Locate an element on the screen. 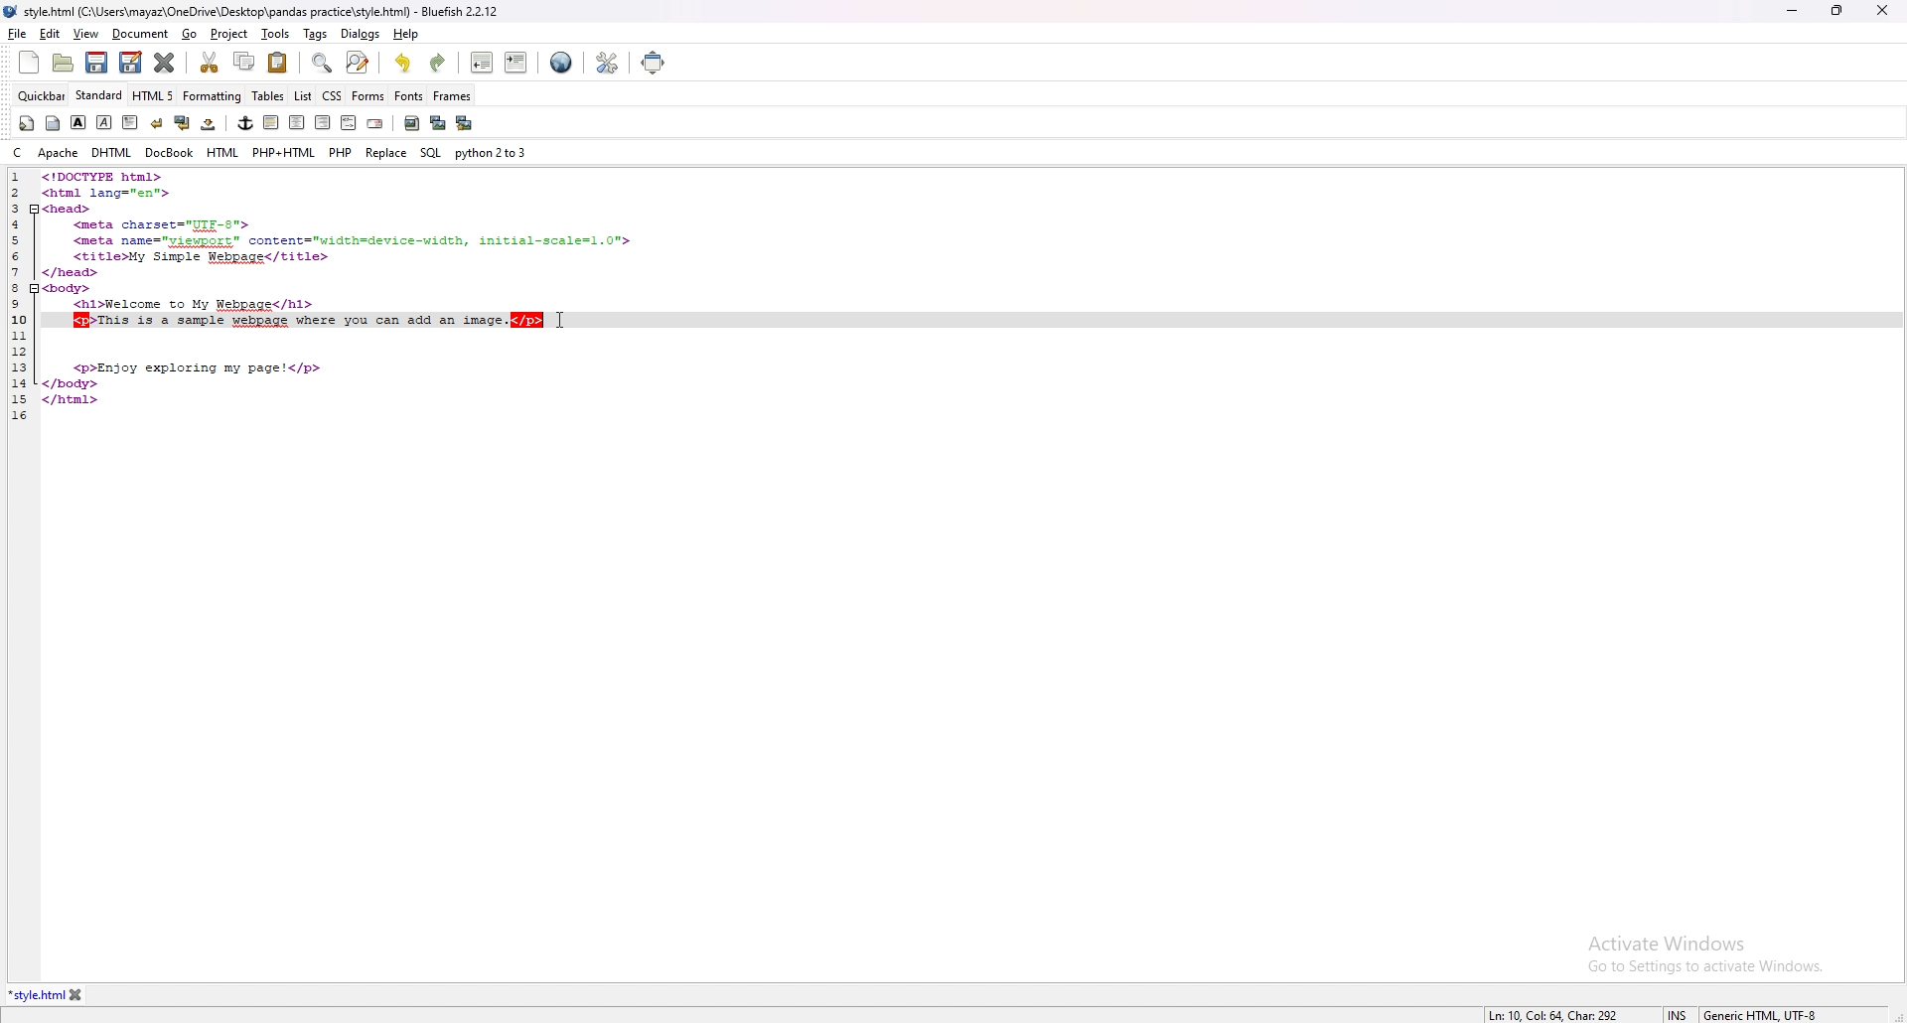  break and clear is located at coordinates (183, 122).